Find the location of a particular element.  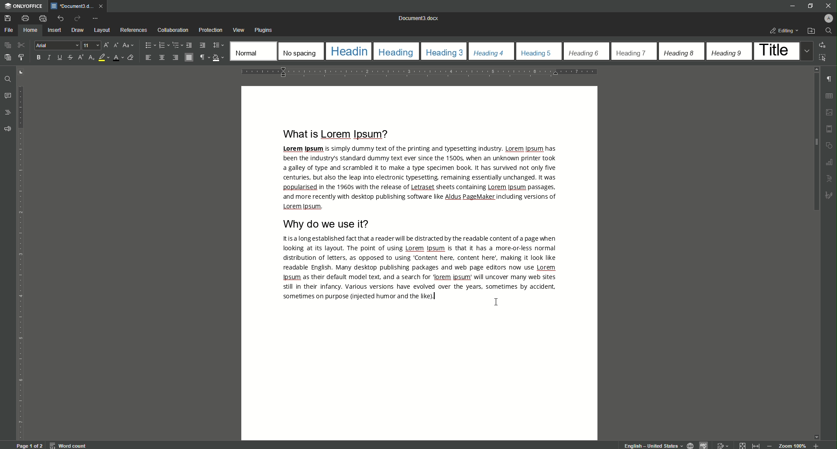

Graphs is located at coordinates (831, 161).